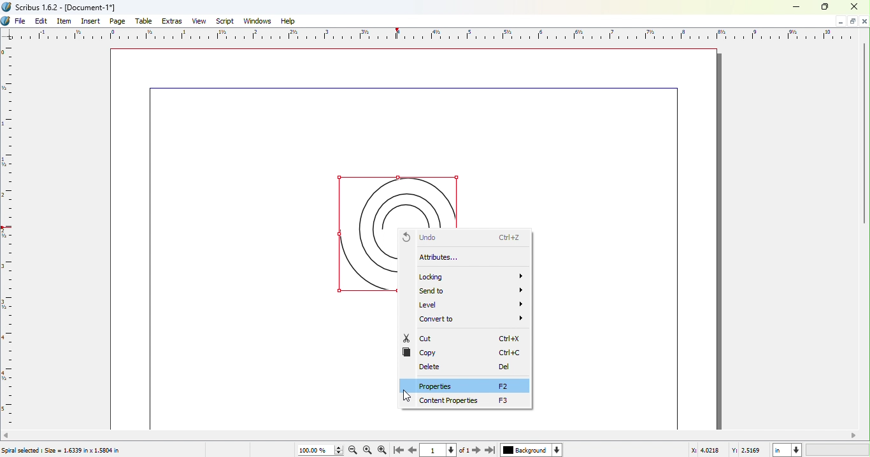 The width and height of the screenshot is (870, 457). What do you see at coordinates (431, 451) in the screenshot?
I see `current page` at bounding box center [431, 451].